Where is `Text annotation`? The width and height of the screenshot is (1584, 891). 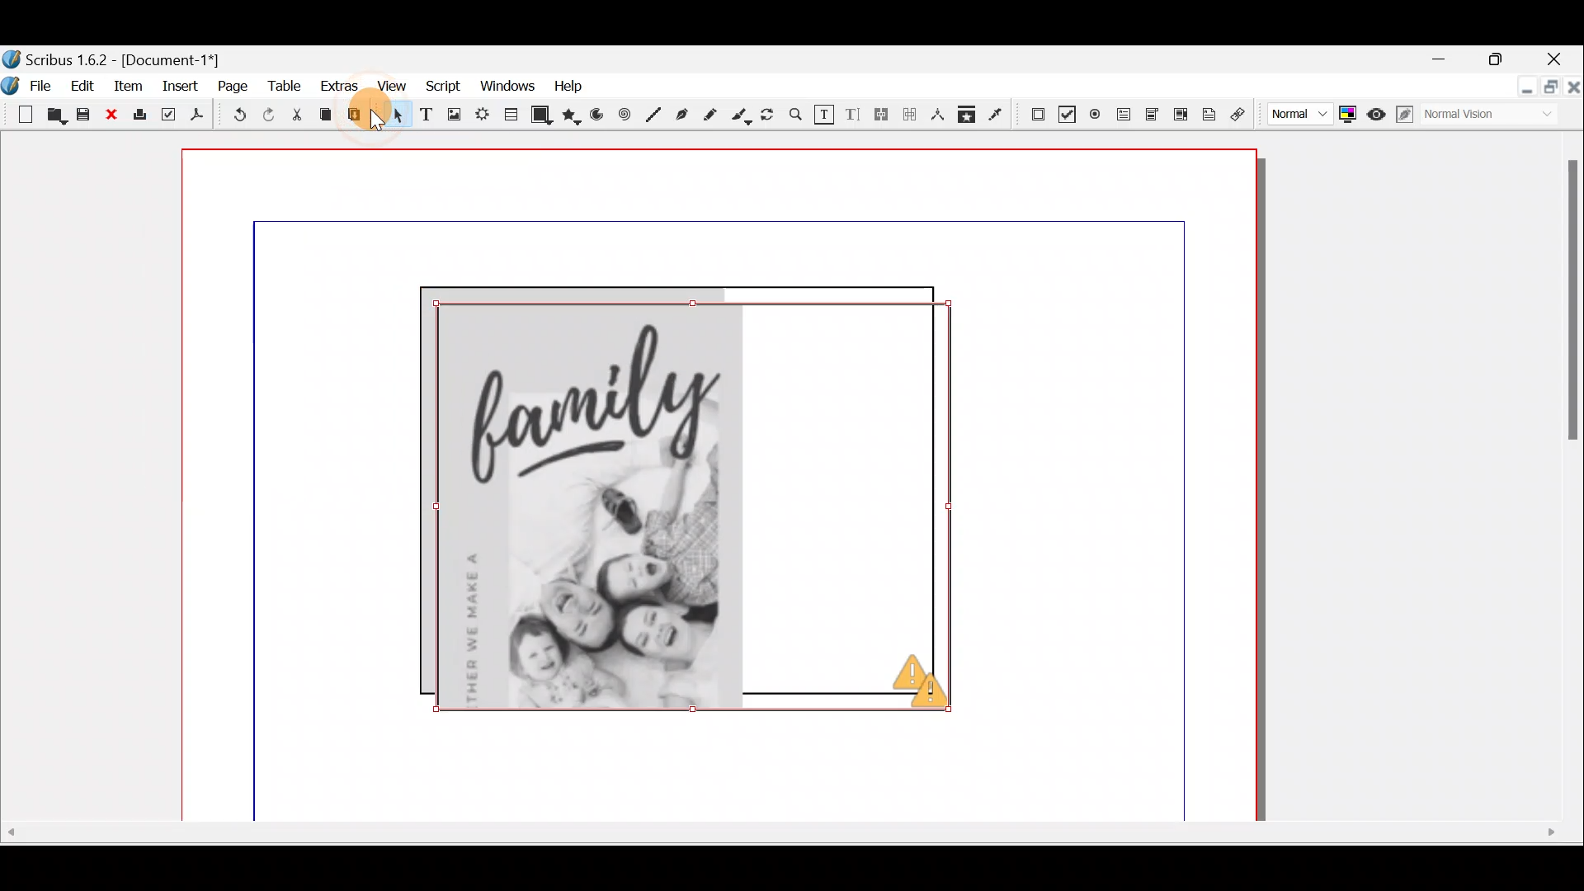
Text annotation is located at coordinates (1212, 113).